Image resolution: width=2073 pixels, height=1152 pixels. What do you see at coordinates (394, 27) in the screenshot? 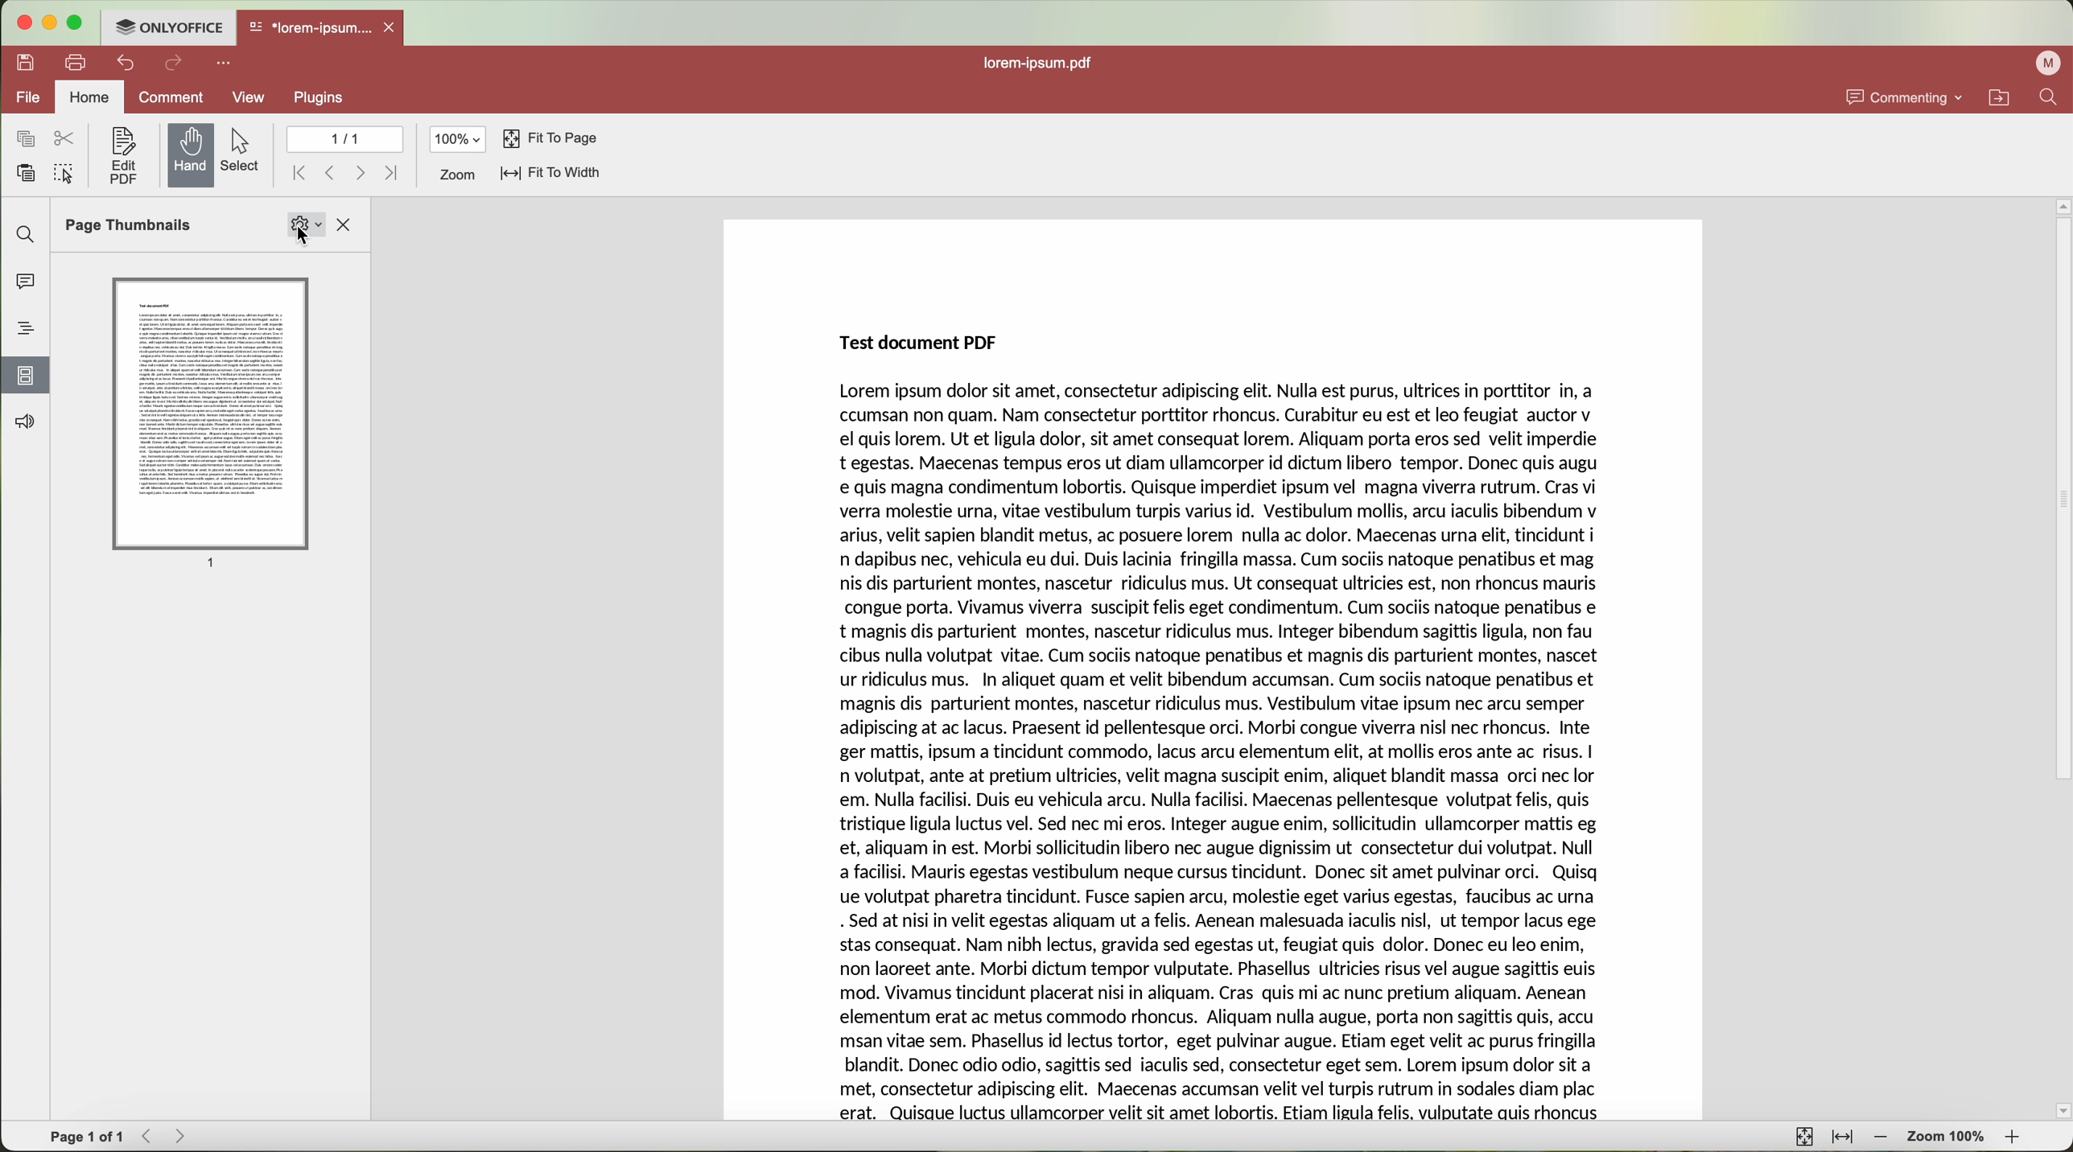
I see `close` at bounding box center [394, 27].